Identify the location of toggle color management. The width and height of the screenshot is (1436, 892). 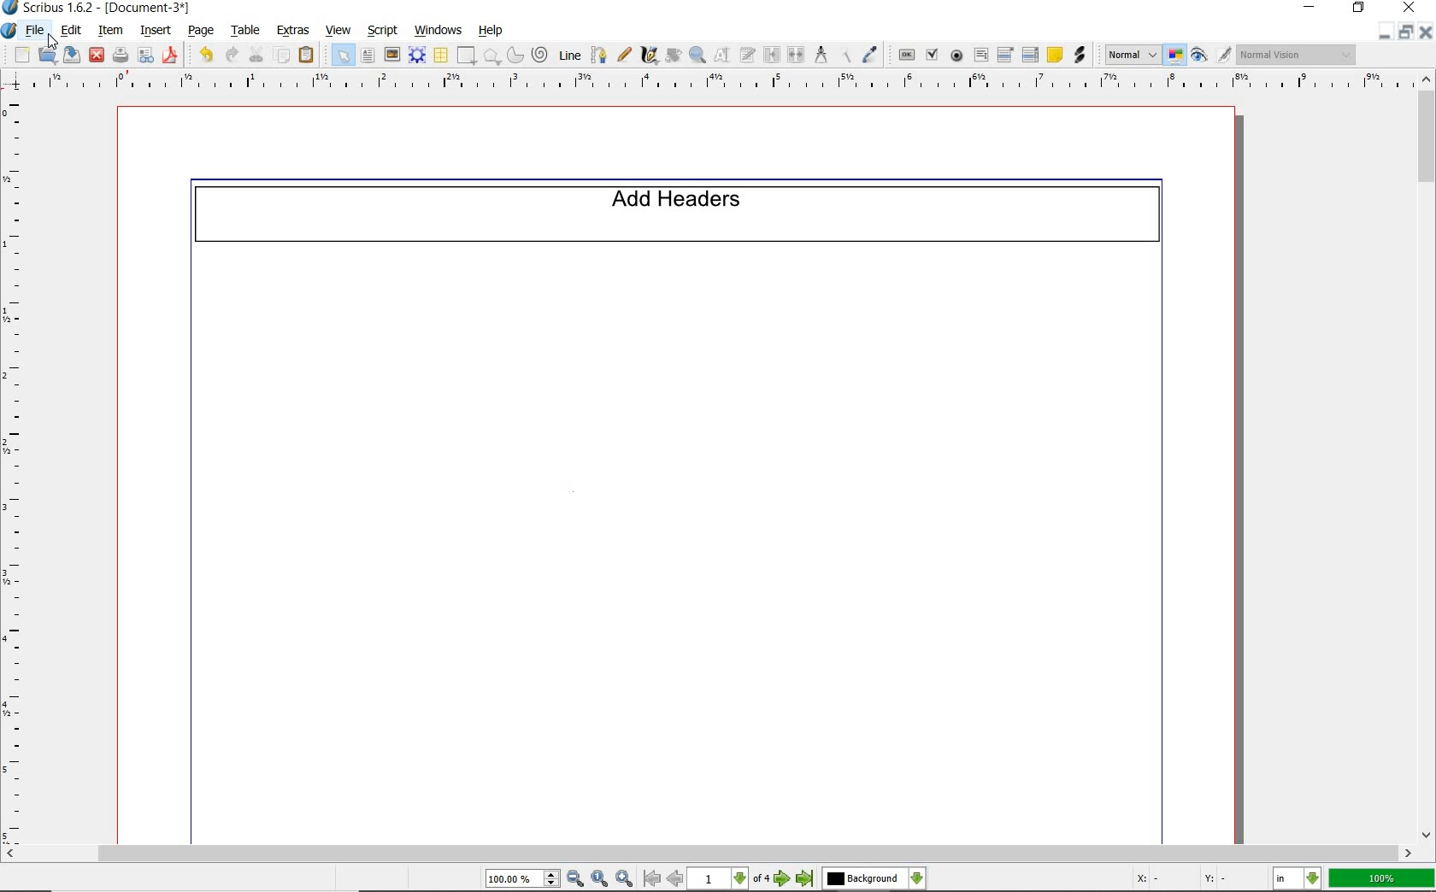
(1175, 56).